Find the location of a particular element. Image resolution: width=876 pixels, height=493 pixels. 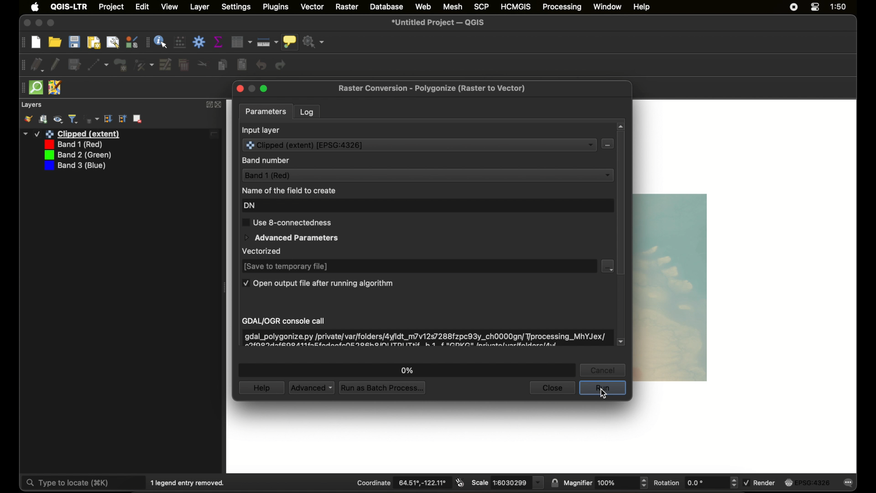

dropdown menu is located at coordinates (607, 266).